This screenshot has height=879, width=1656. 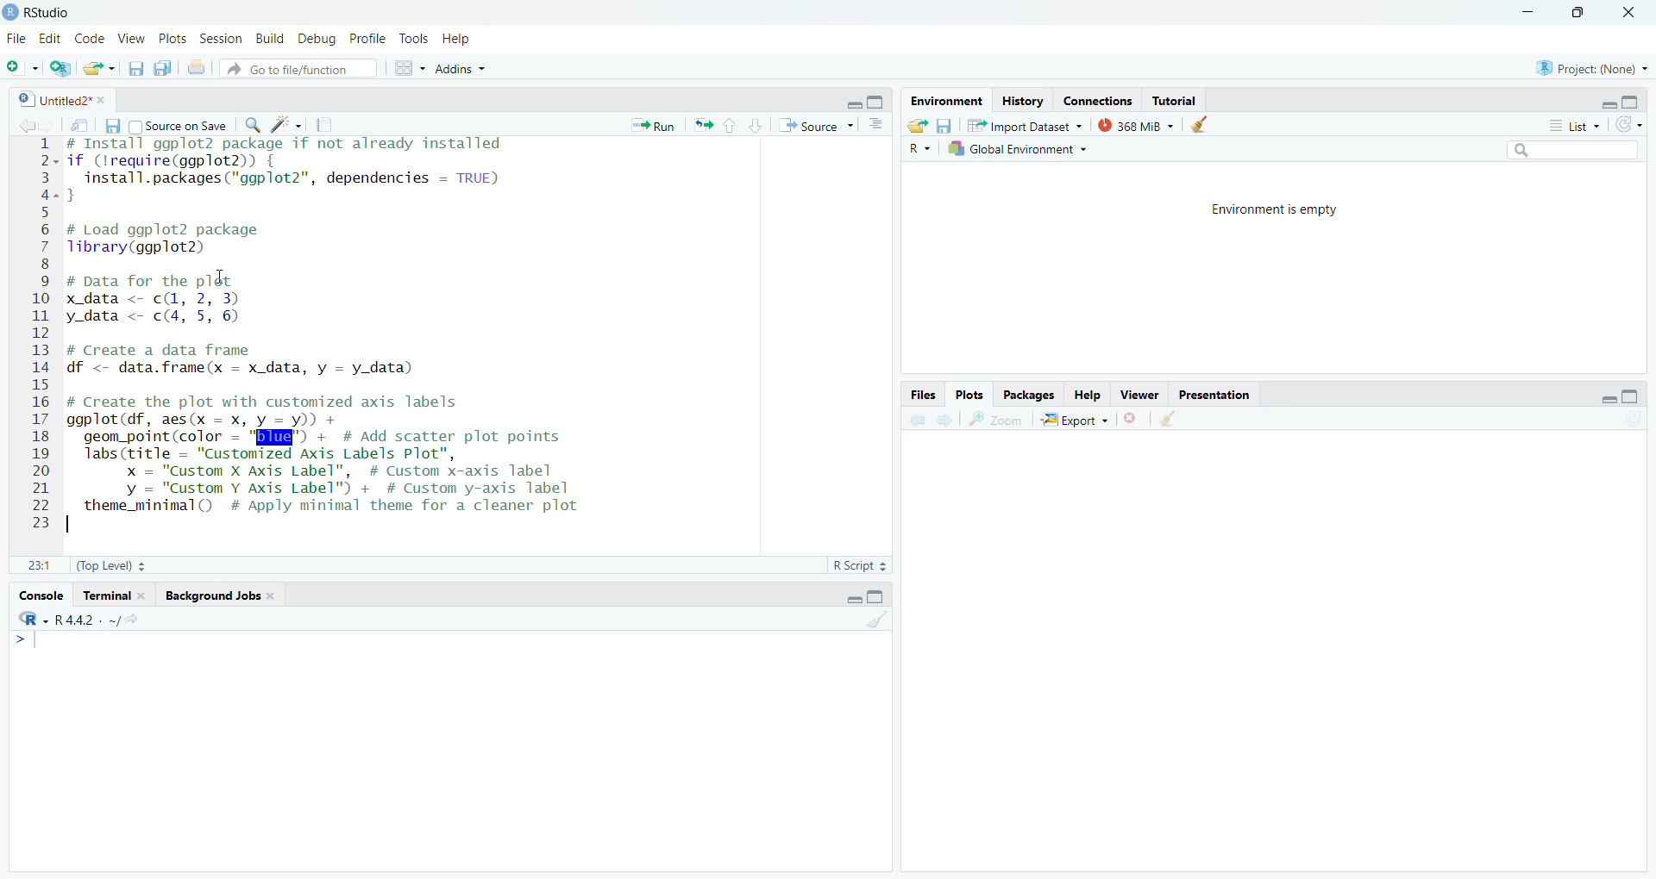 What do you see at coordinates (185, 126) in the screenshot?
I see `Source on Save` at bounding box center [185, 126].